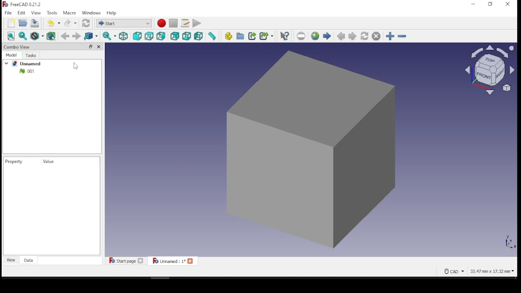 The image size is (521, 293). I want to click on 001, so click(24, 71).